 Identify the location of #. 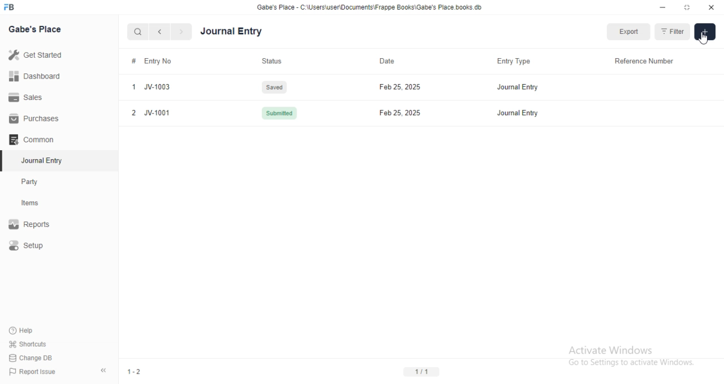
(132, 61).